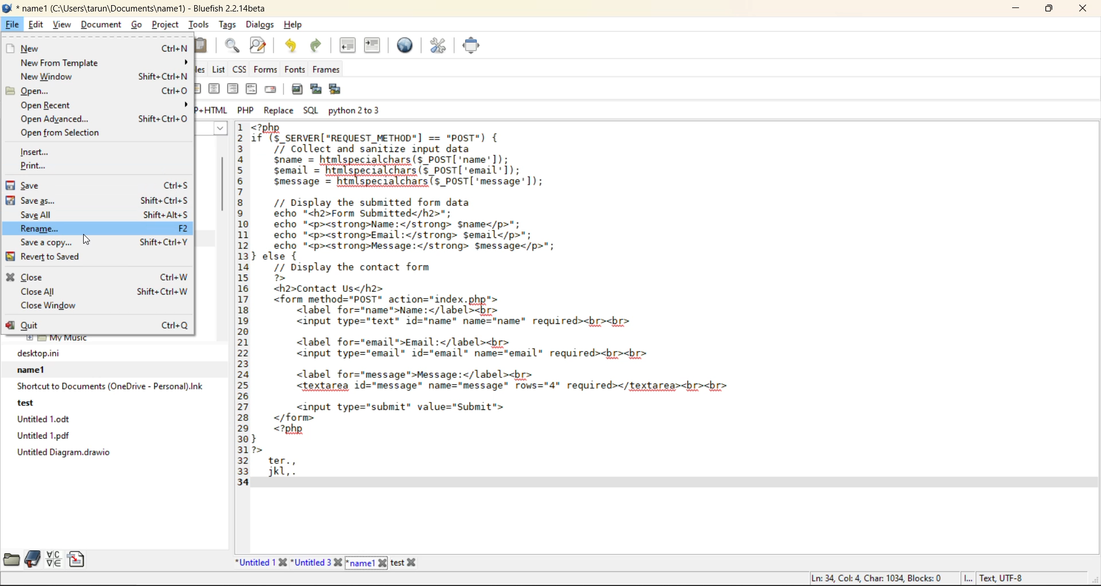 This screenshot has height=586, width=1101. I want to click on document, so click(102, 25).